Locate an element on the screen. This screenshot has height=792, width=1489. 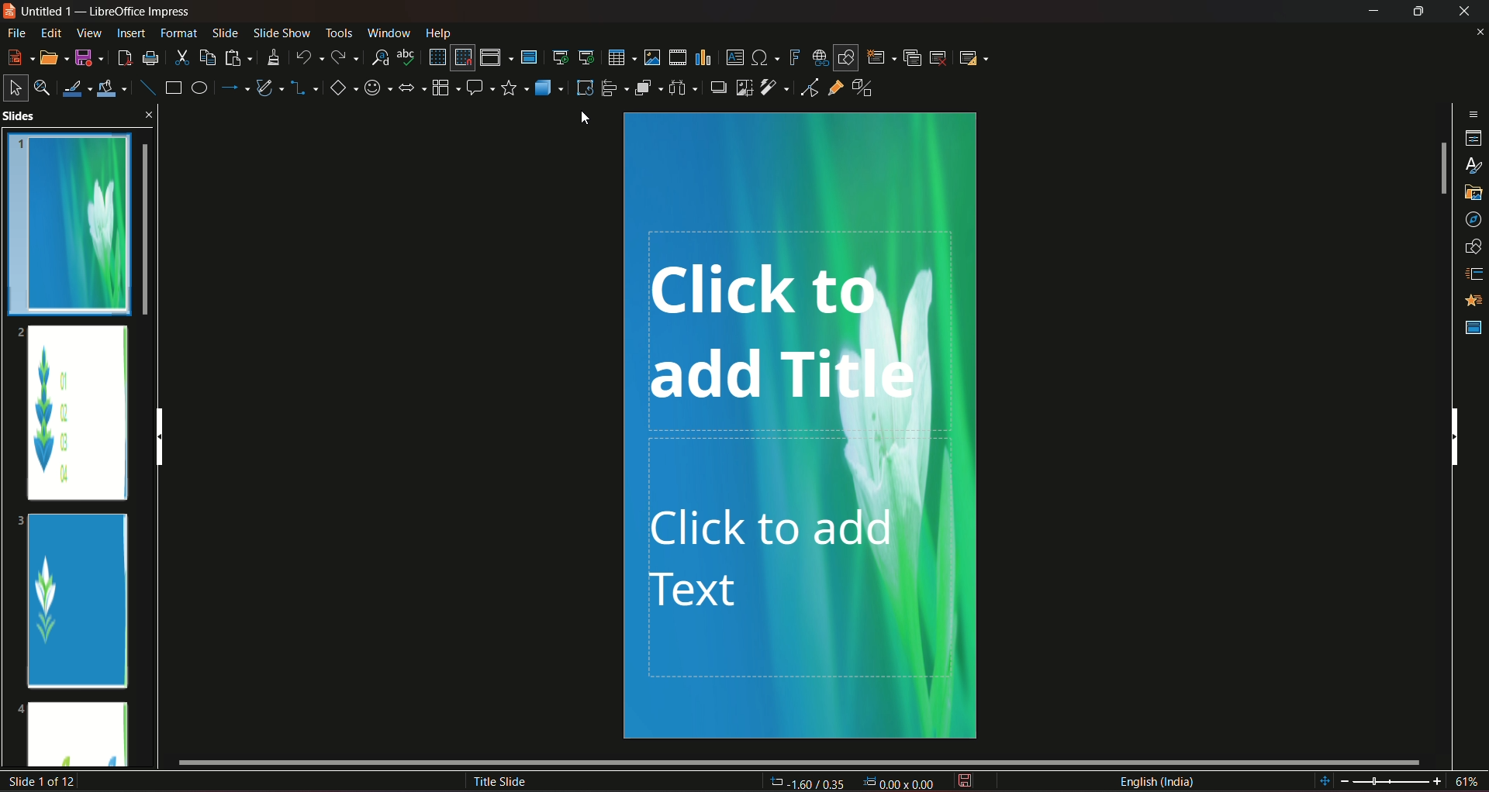
master slides  is located at coordinates (1472, 327).